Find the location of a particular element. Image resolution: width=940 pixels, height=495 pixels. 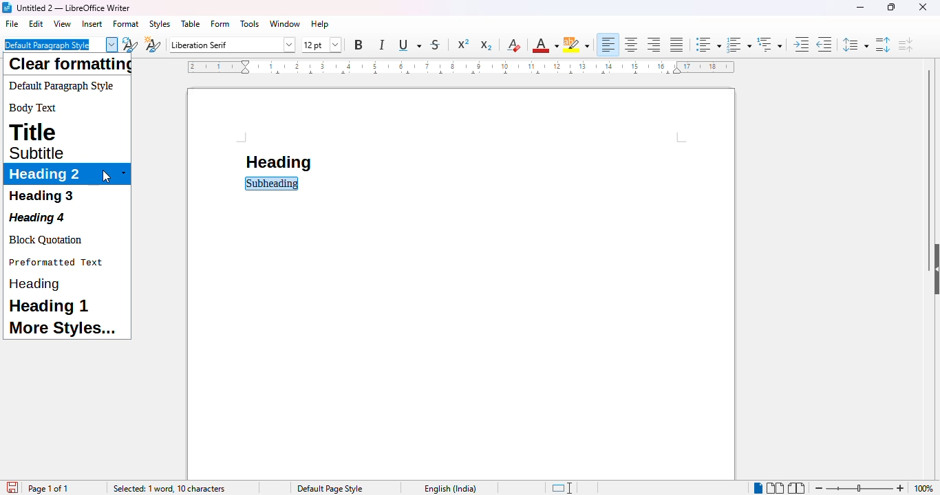

title is located at coordinates (34, 131).